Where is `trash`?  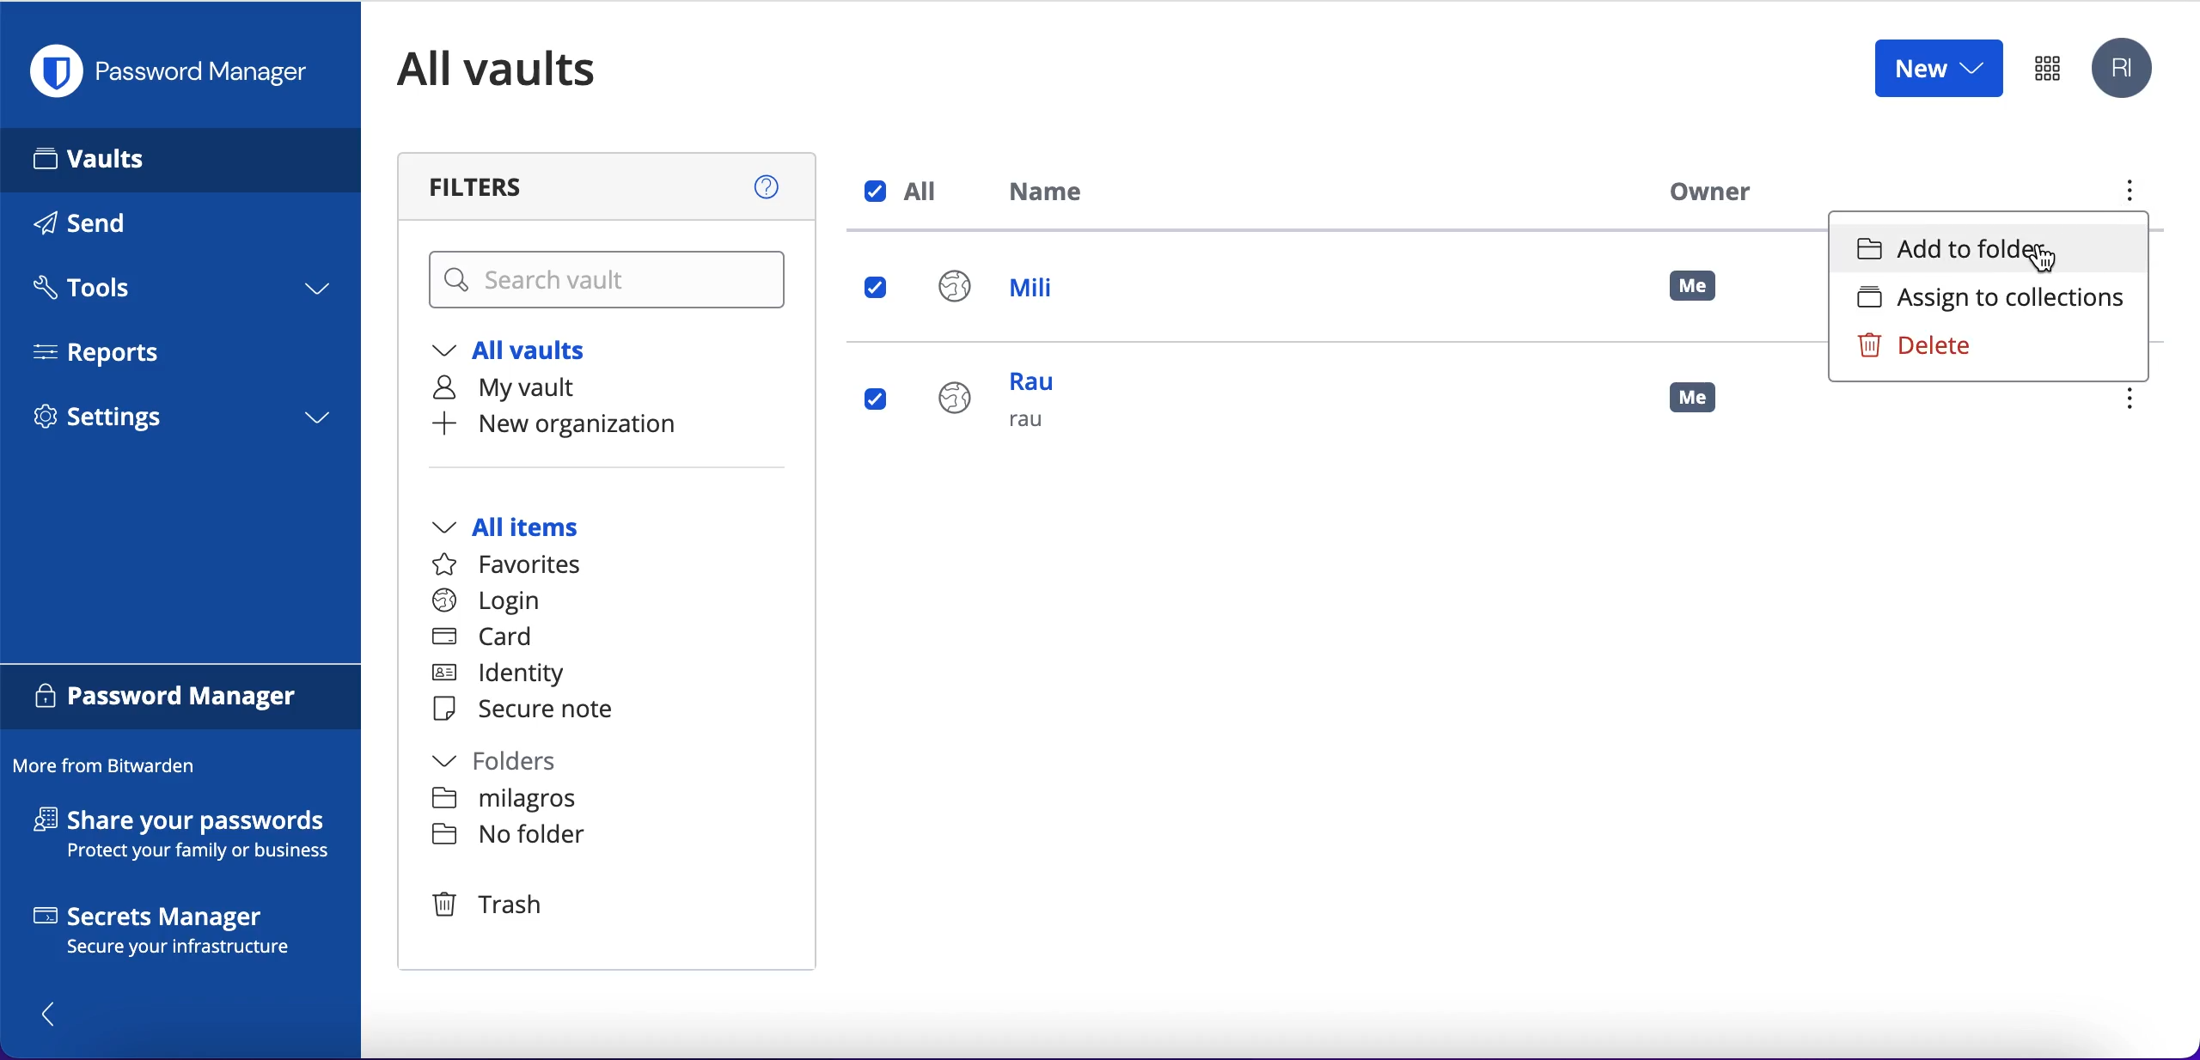
trash is located at coordinates (486, 904).